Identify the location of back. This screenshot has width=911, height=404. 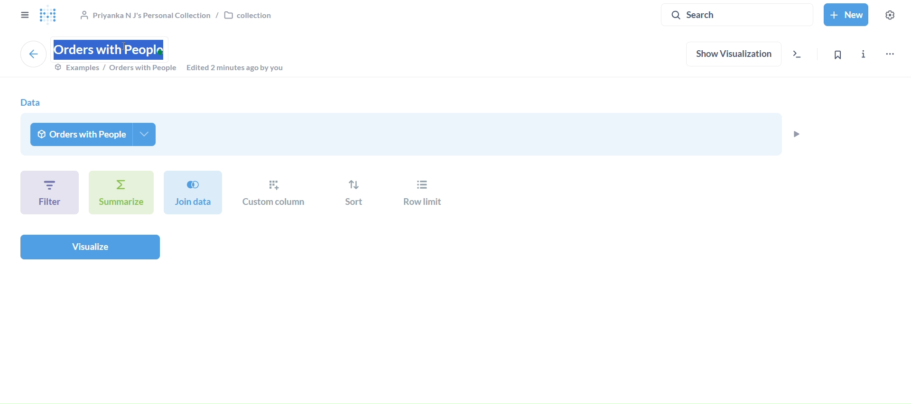
(33, 54).